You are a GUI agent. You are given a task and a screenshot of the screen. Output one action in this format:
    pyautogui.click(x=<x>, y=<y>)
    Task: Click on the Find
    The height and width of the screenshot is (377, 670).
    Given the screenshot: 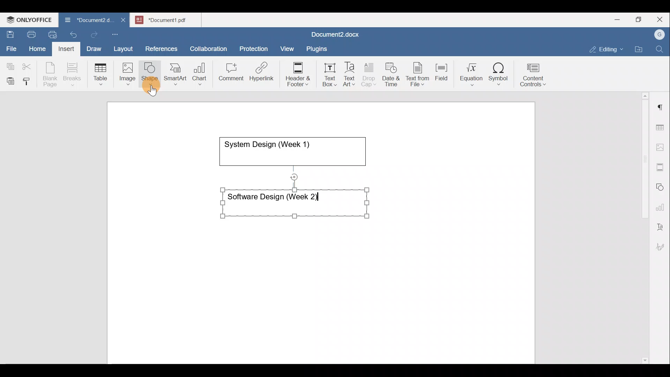 What is the action you would take?
    pyautogui.click(x=660, y=50)
    